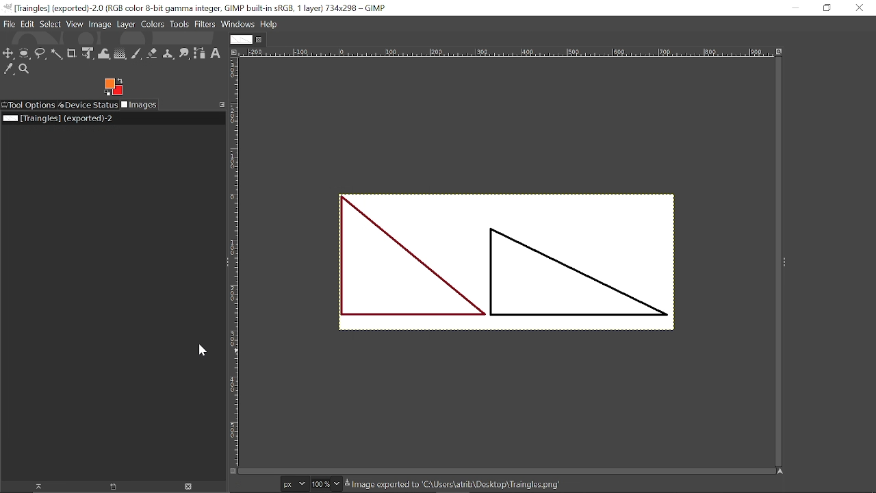  I want to click on Configure this tab, so click(220, 104).